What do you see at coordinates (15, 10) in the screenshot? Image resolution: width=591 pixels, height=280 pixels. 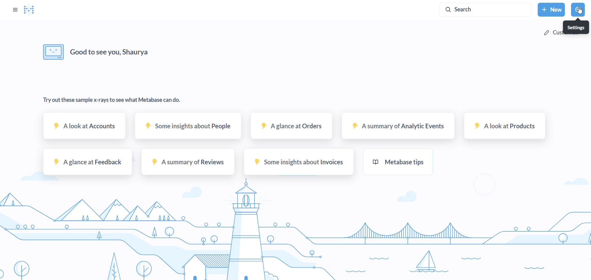 I see `option` at bounding box center [15, 10].